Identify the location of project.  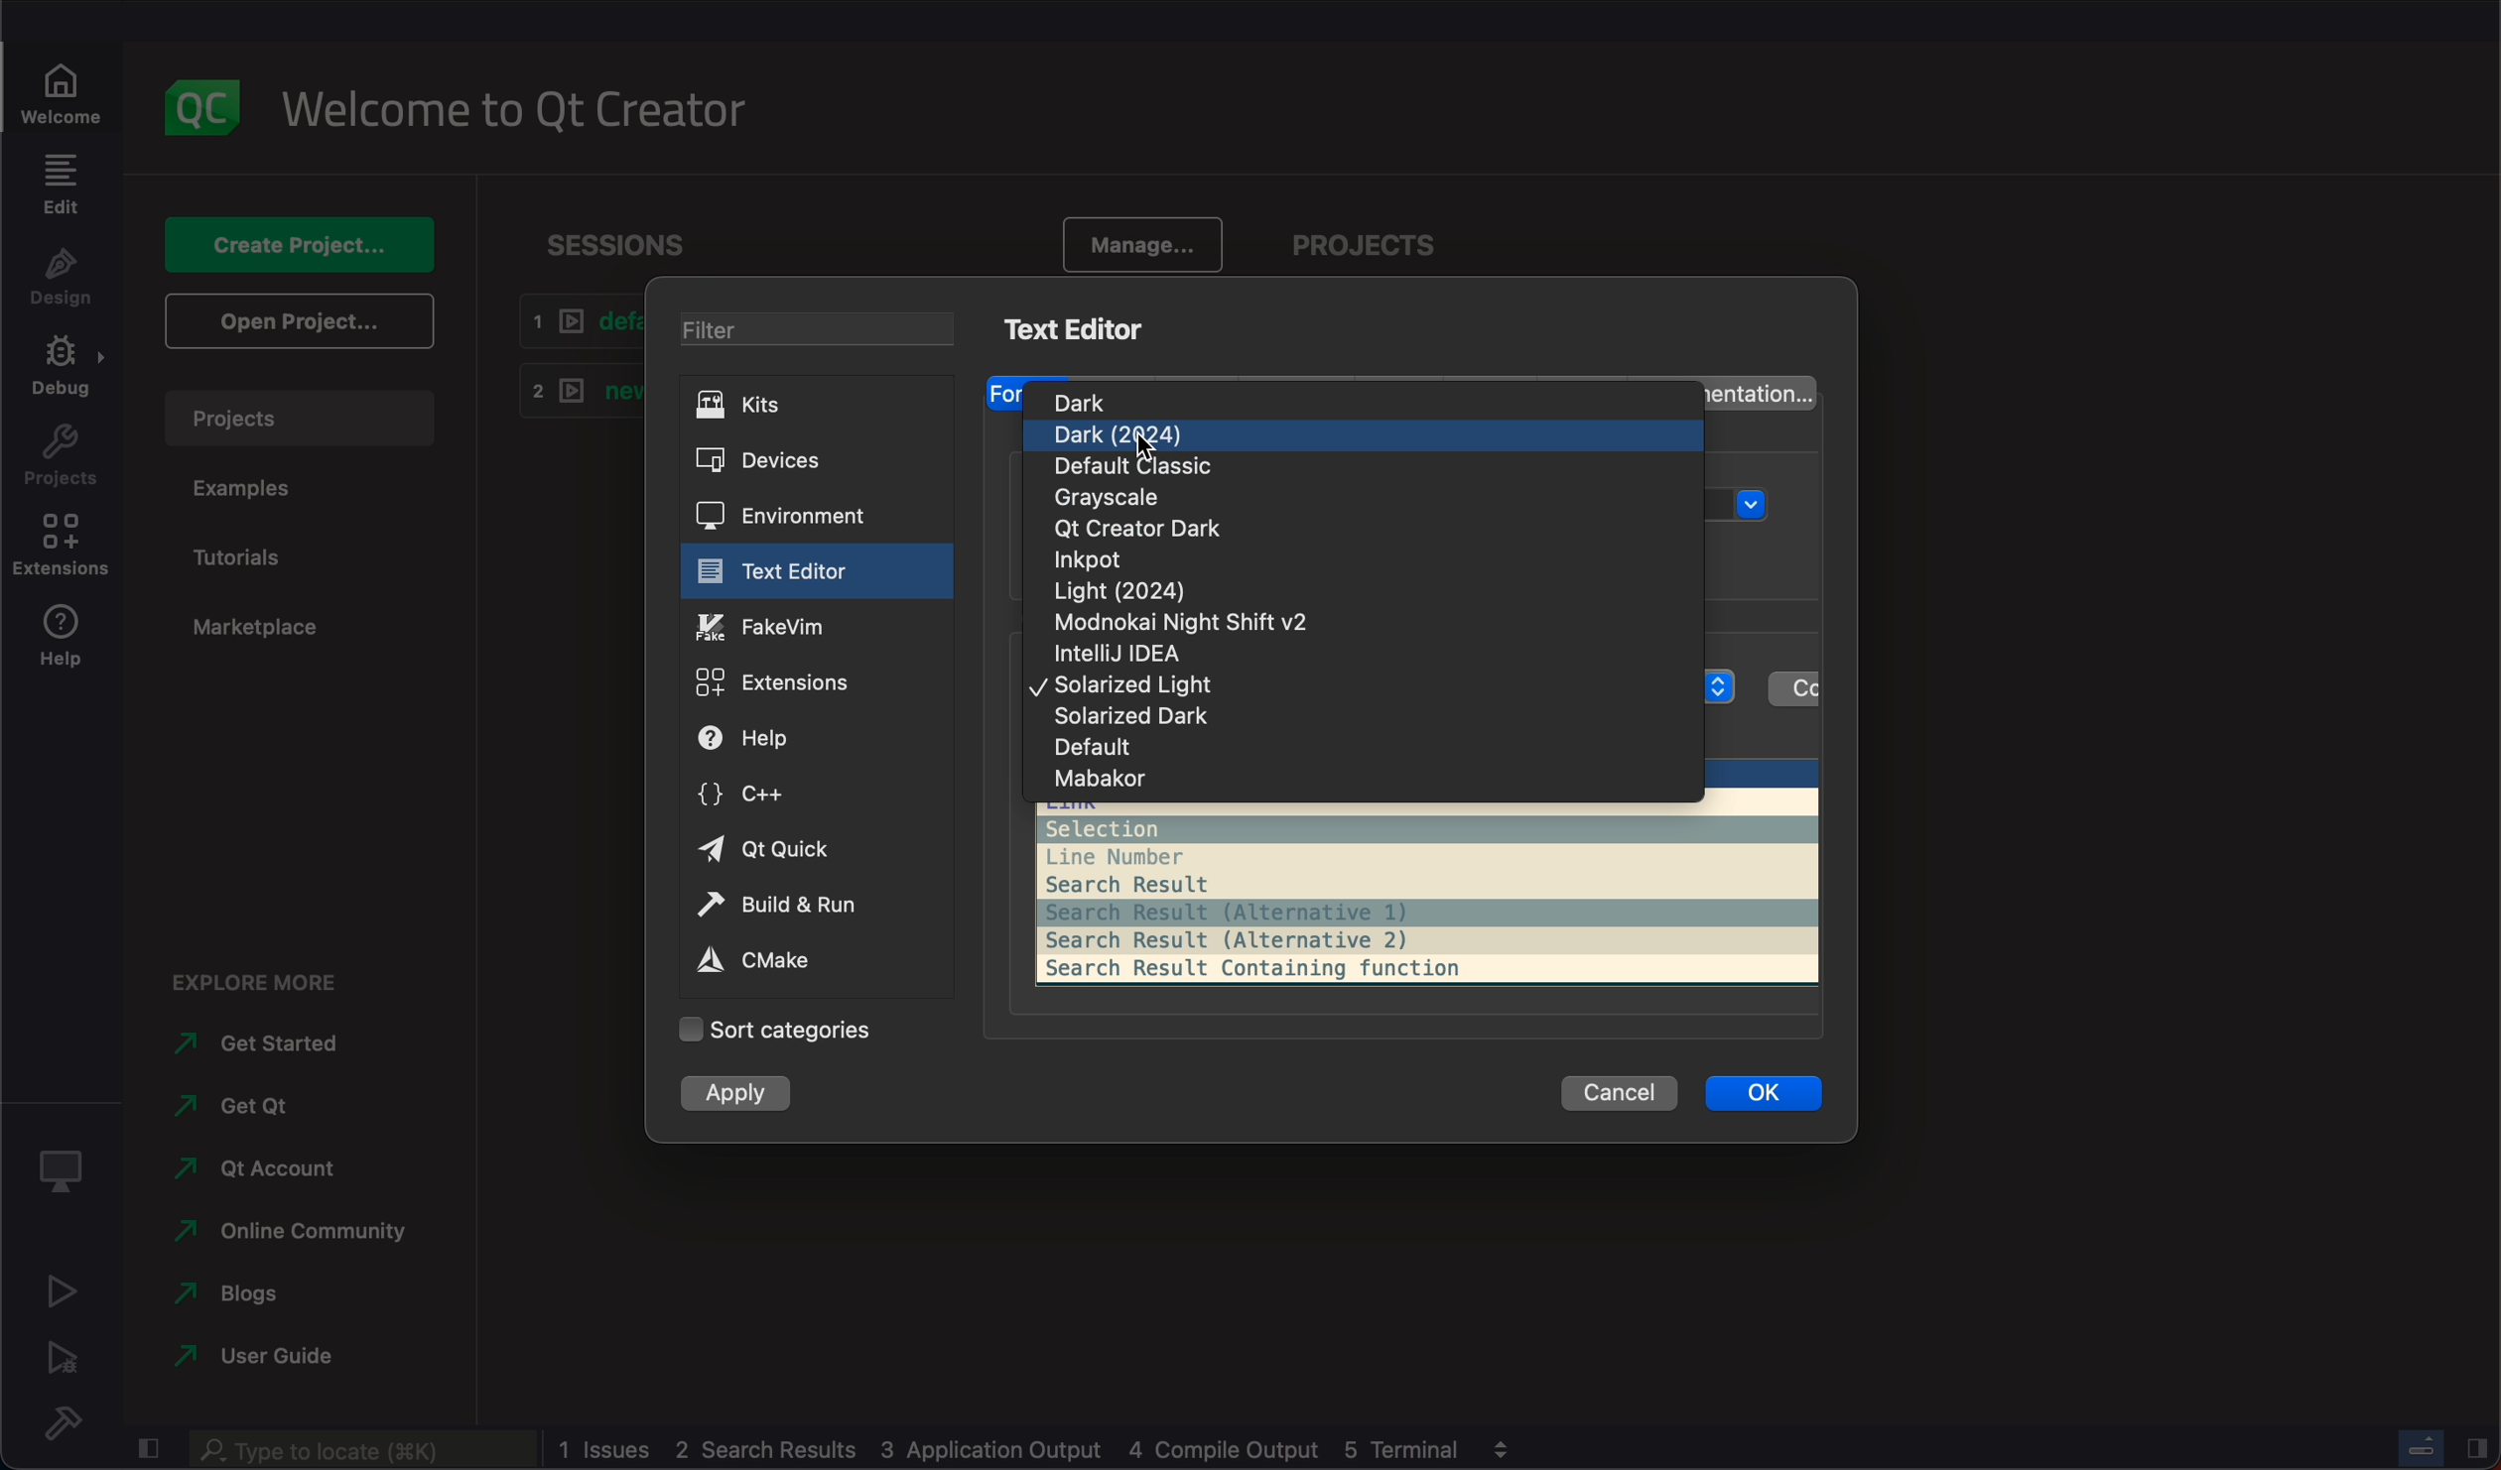
(1383, 240).